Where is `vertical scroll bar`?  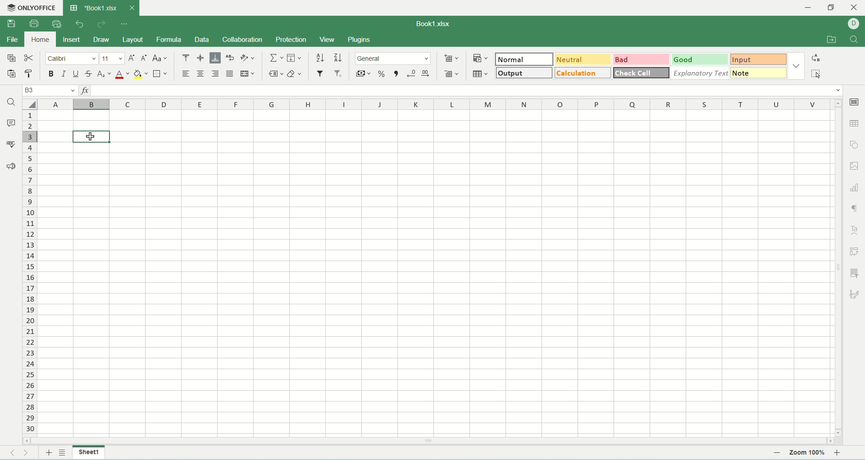
vertical scroll bar is located at coordinates (838, 267).